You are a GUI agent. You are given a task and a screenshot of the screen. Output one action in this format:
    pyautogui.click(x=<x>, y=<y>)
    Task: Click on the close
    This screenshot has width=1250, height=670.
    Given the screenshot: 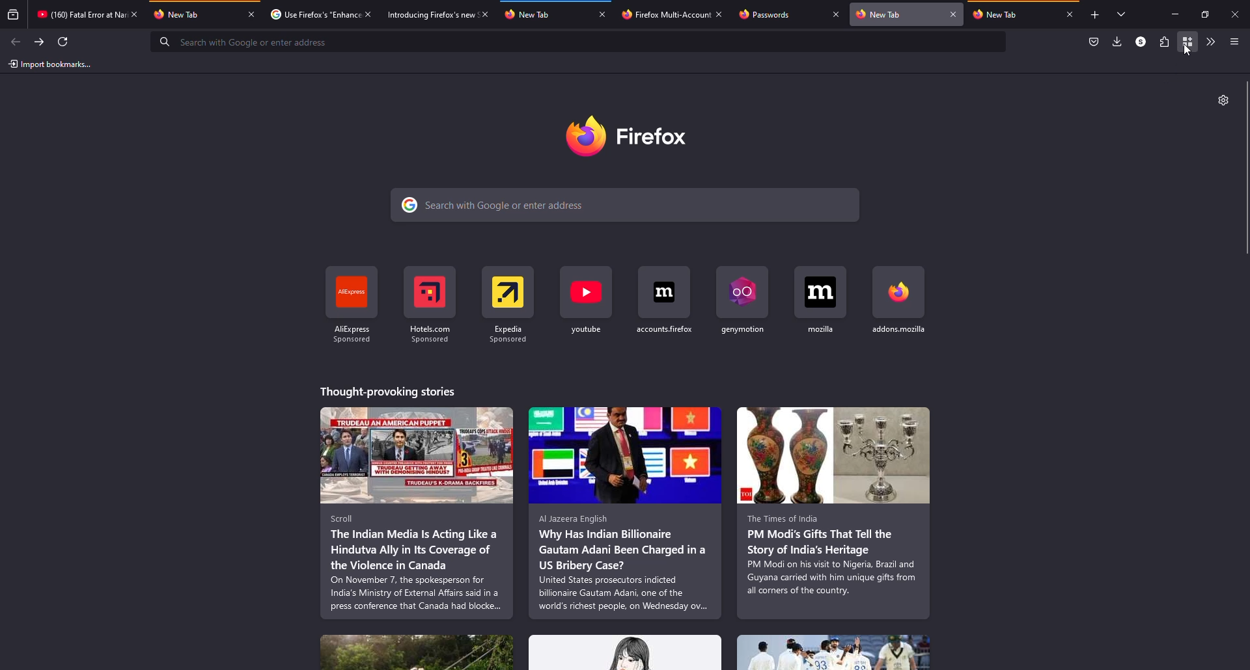 What is the action you would take?
    pyautogui.click(x=251, y=14)
    